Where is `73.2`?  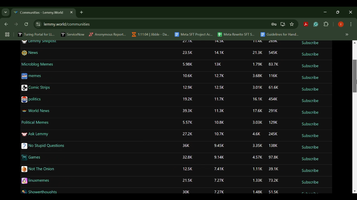 73.2 is located at coordinates (273, 181).